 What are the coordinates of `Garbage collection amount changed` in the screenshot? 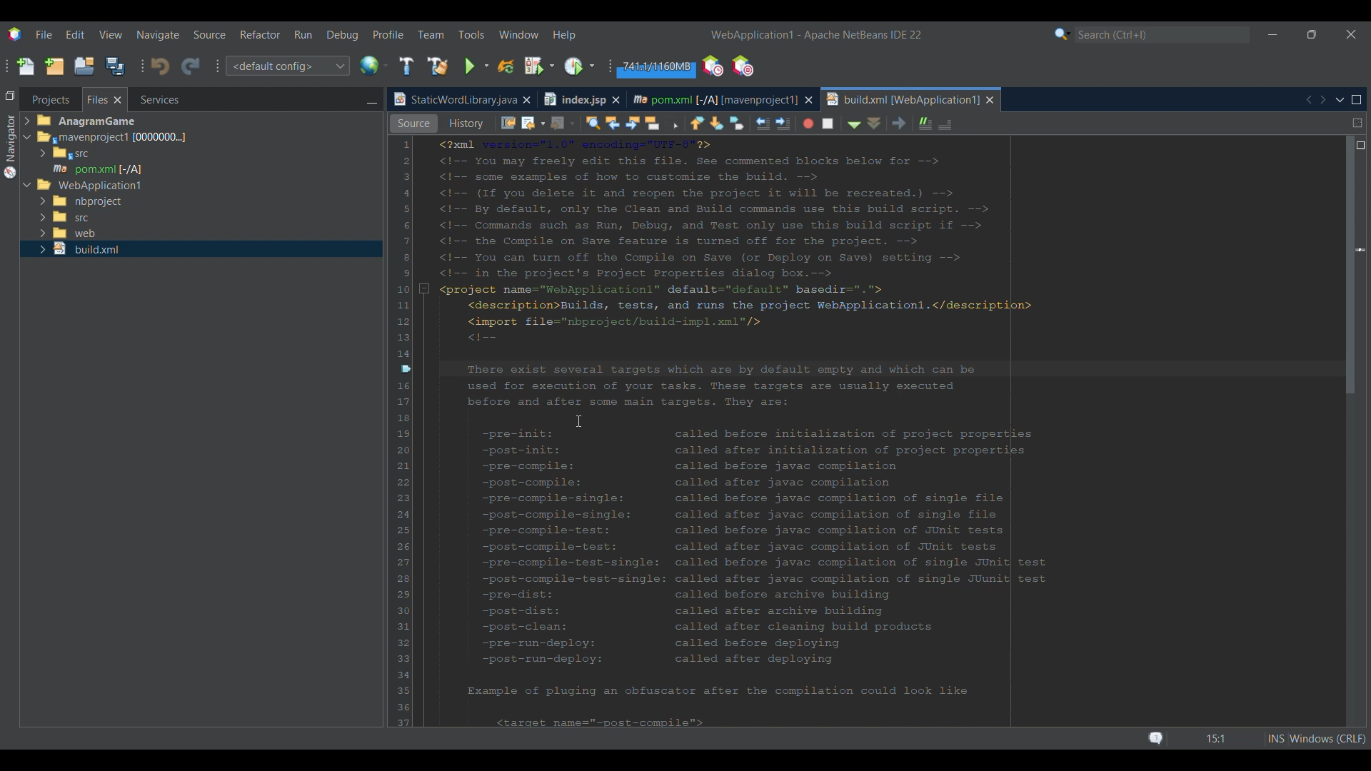 It's located at (656, 69).